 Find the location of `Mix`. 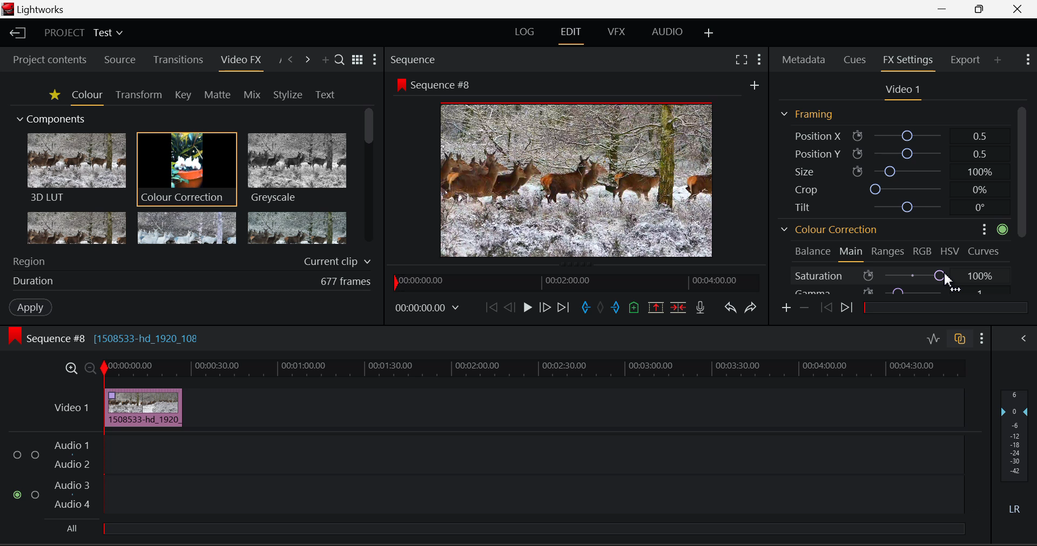

Mix is located at coordinates (253, 94).